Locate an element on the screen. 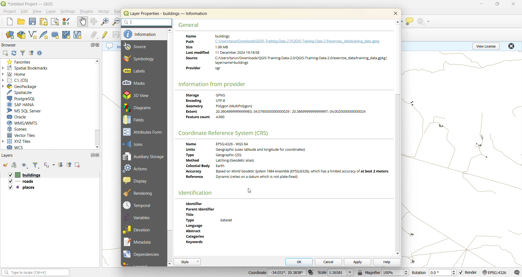  style manager is located at coordinates (67, 22).